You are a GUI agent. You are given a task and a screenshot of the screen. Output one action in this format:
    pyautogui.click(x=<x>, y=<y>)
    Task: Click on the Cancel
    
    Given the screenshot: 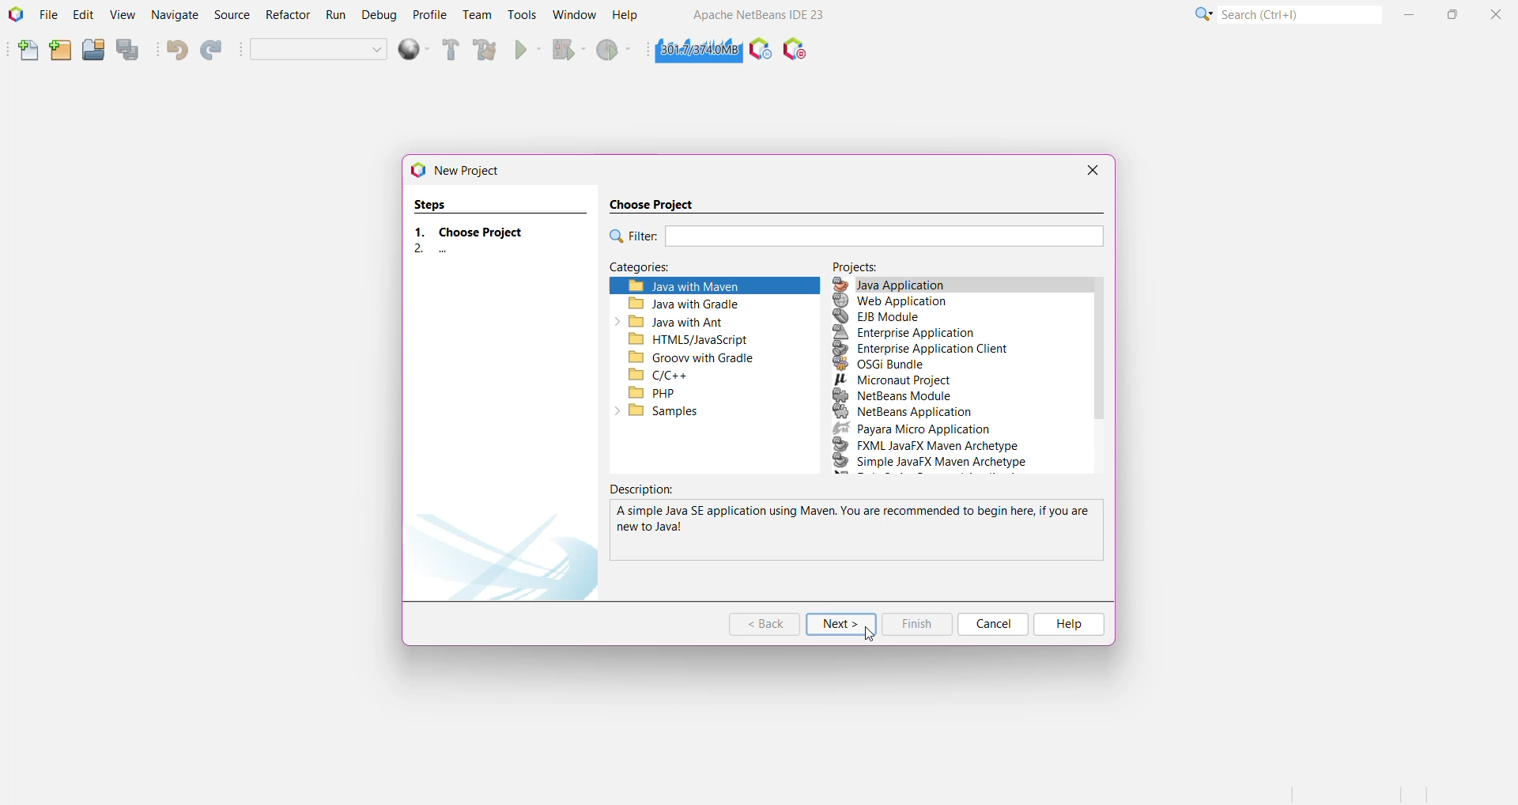 What is the action you would take?
    pyautogui.click(x=993, y=624)
    